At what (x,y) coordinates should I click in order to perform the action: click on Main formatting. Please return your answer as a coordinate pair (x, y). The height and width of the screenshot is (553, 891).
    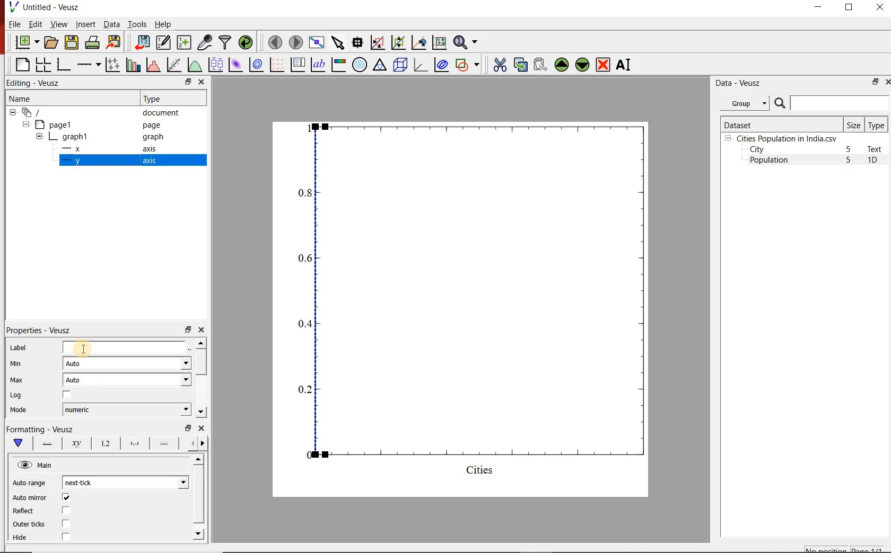
    Looking at the image, I should click on (20, 443).